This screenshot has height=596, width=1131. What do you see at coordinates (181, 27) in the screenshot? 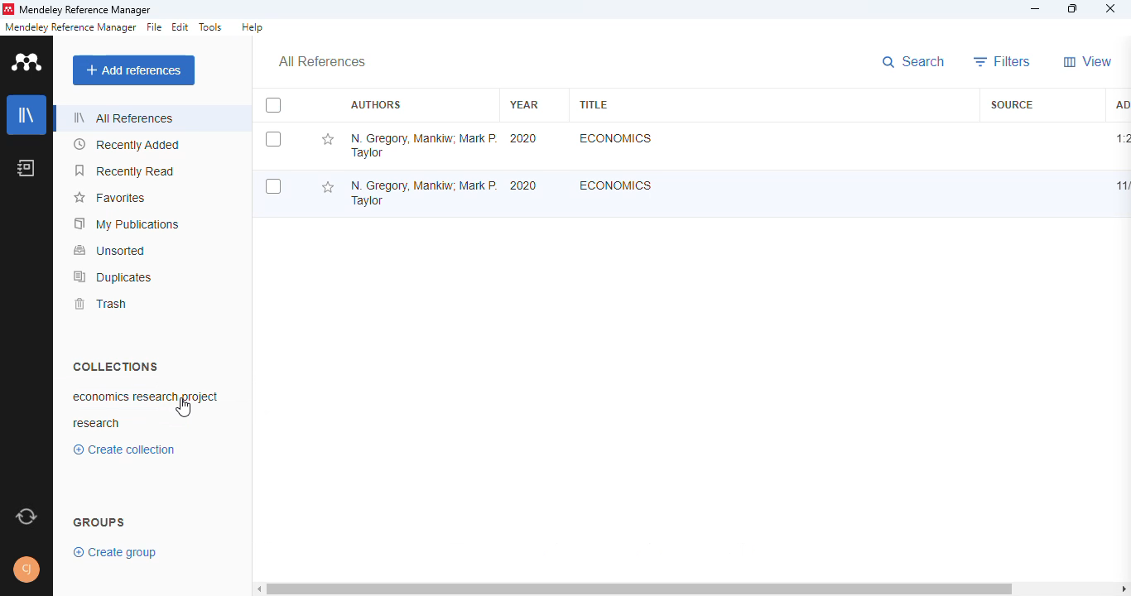
I see `edit` at bounding box center [181, 27].